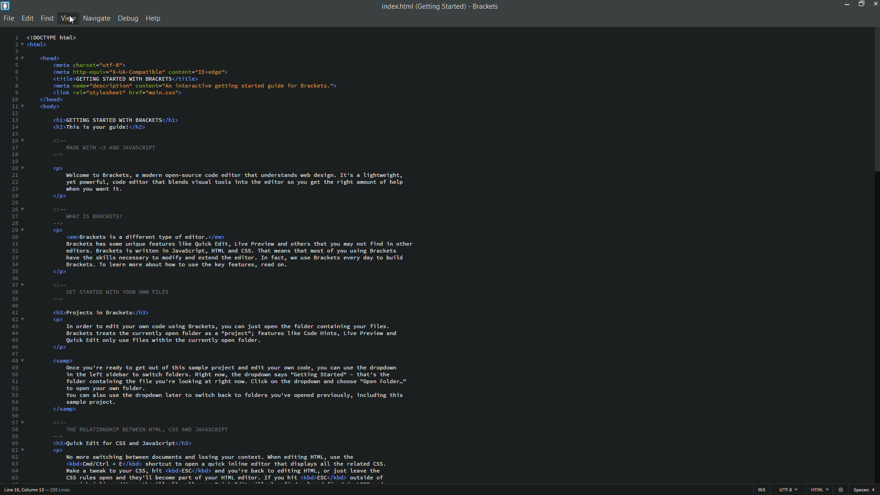 The image size is (880, 495). I want to click on cursor, so click(72, 20).